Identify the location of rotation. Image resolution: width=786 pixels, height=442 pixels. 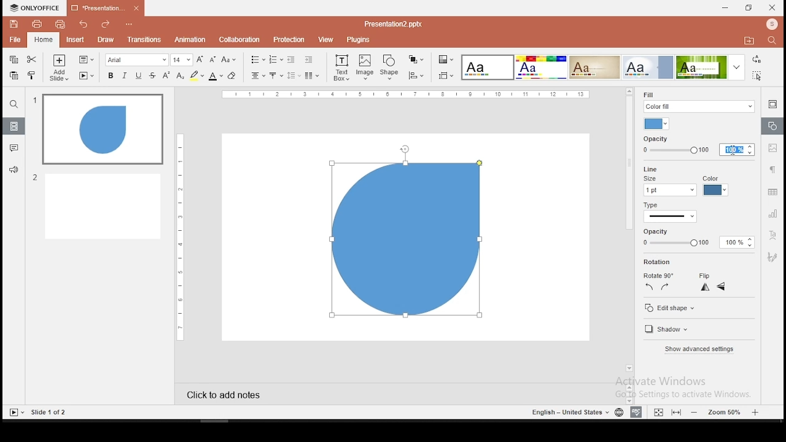
(659, 262).